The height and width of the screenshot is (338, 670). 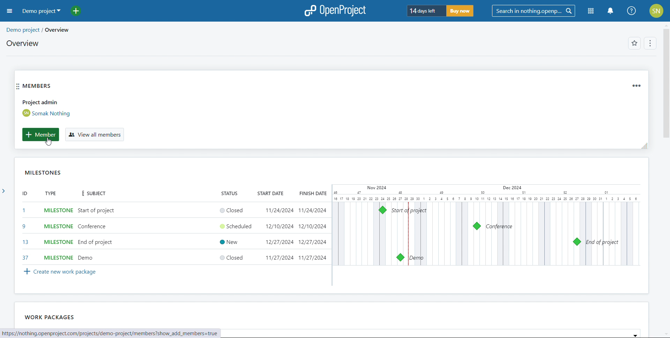 What do you see at coordinates (314, 259) in the screenshot?
I see `11/27/2024` at bounding box center [314, 259].